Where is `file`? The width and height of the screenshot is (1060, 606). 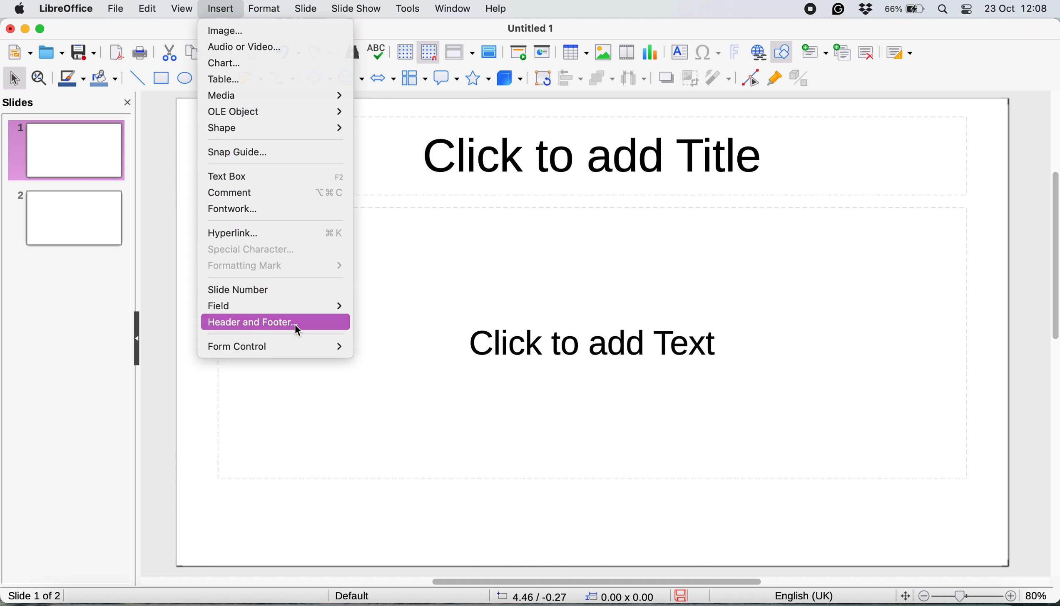
file is located at coordinates (117, 9).